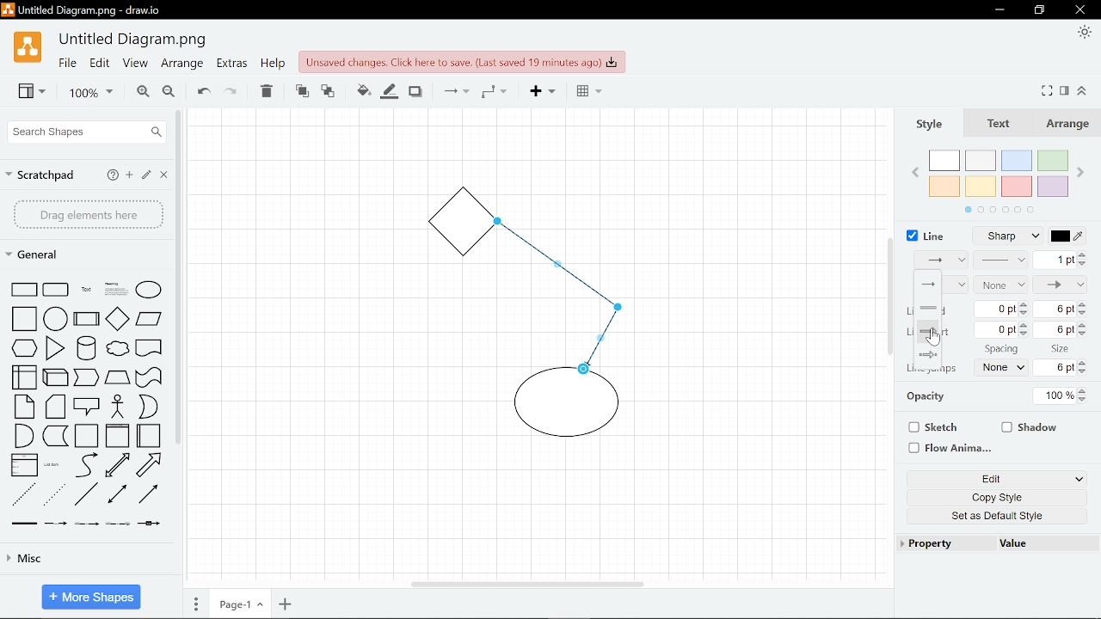  I want to click on close, so click(1079, 10).